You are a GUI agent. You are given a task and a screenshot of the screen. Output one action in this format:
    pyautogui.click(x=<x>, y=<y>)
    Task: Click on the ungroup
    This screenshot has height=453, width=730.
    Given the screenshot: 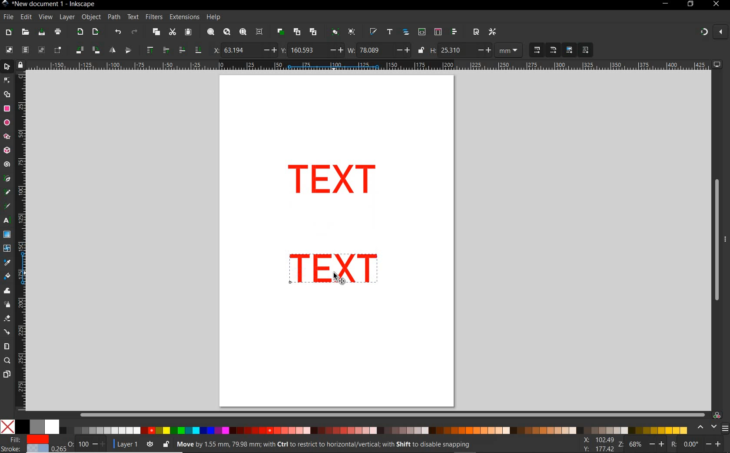 What is the action you would take?
    pyautogui.click(x=352, y=33)
    